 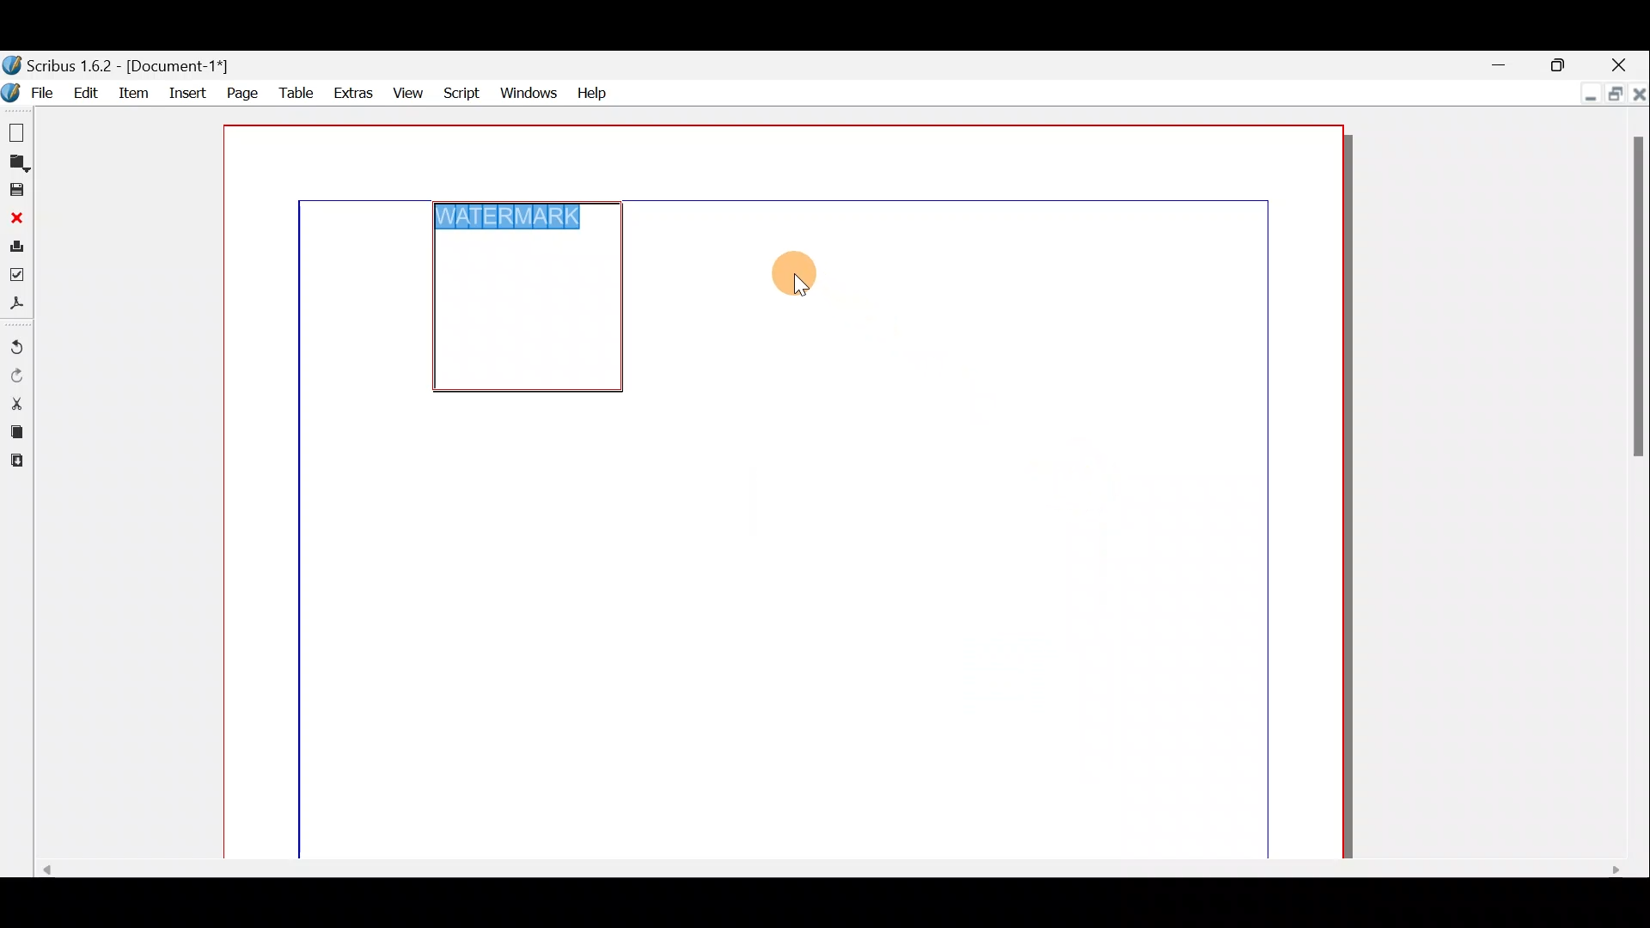 What do you see at coordinates (1560, 63) in the screenshot?
I see `Maximise` at bounding box center [1560, 63].